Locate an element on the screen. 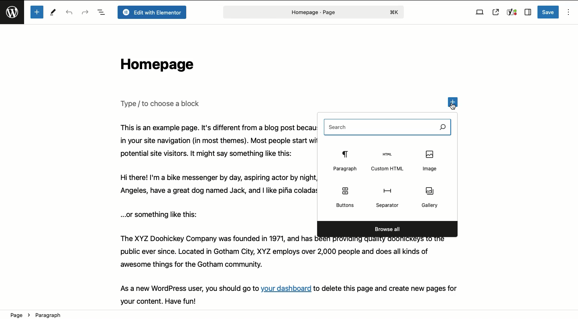 Image resolution: width=578 pixels, height=319 pixels. Document overview is located at coordinates (101, 13).